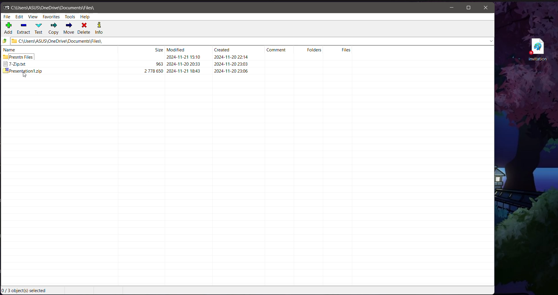 Image resolution: width=558 pixels, height=295 pixels. What do you see at coordinates (453, 8) in the screenshot?
I see `Minimize` at bounding box center [453, 8].